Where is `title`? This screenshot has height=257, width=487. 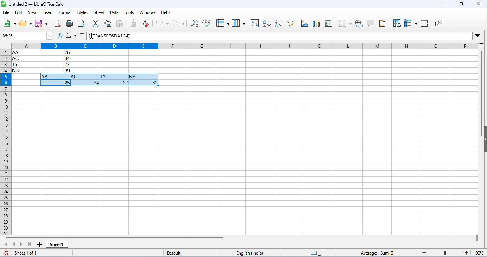
title is located at coordinates (33, 4).